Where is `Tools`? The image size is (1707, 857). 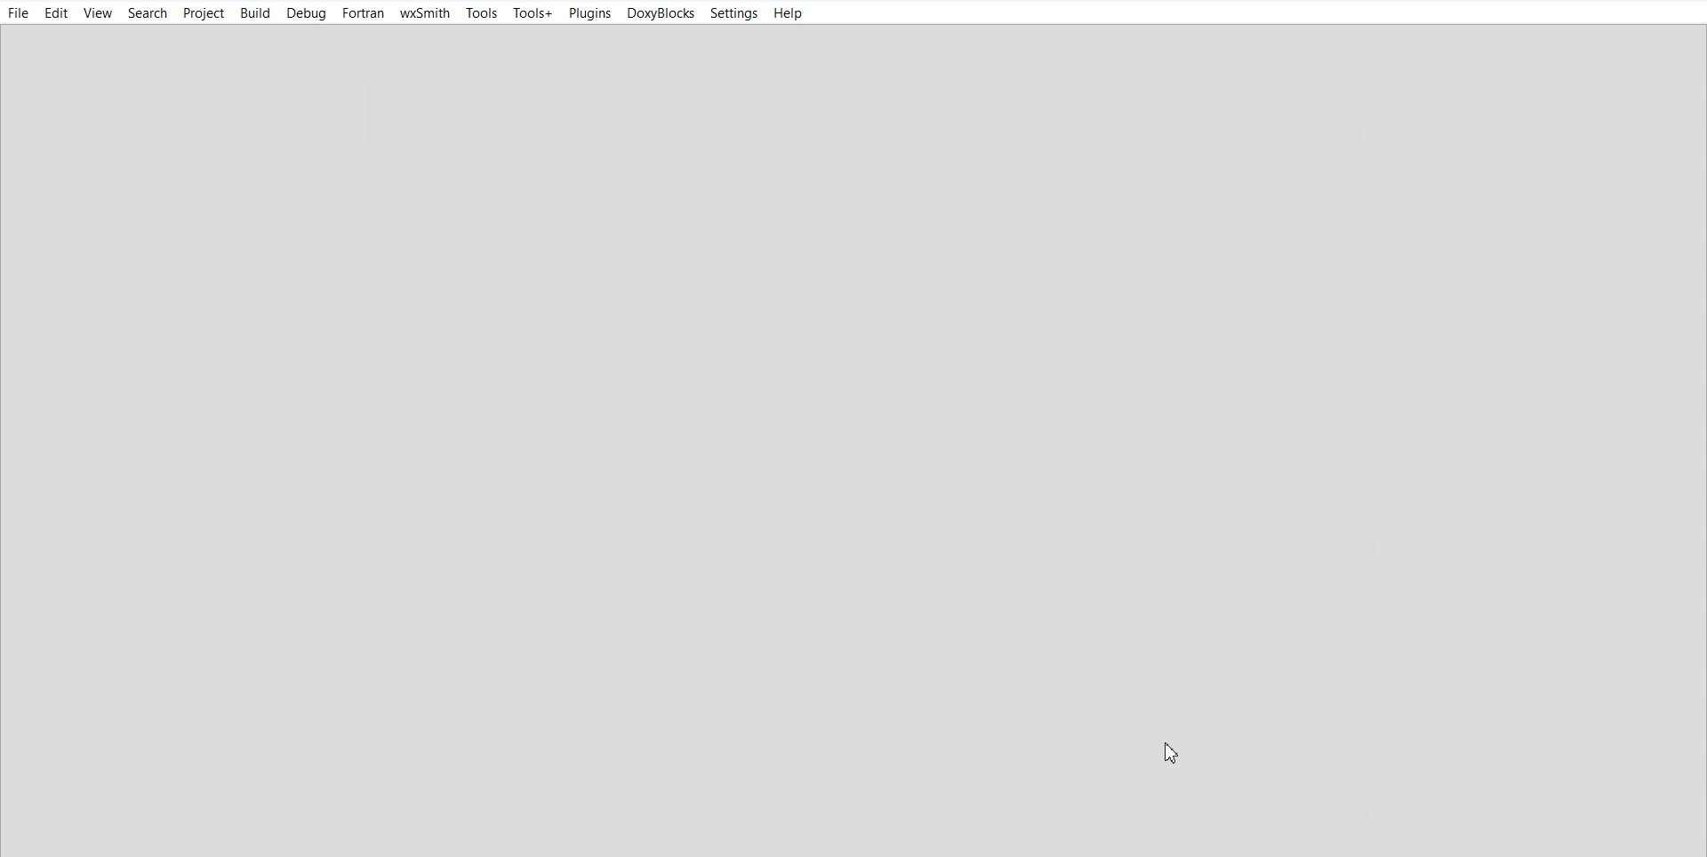 Tools is located at coordinates (483, 13).